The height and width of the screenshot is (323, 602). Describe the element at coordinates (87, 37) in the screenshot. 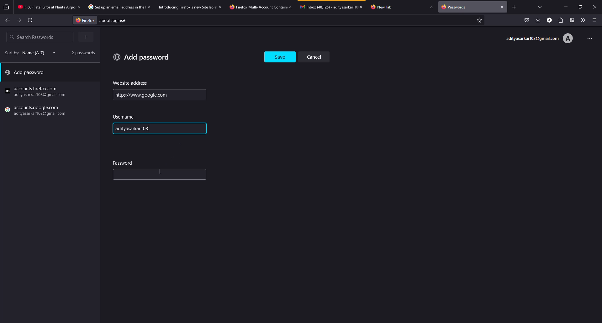

I see `add more` at that location.